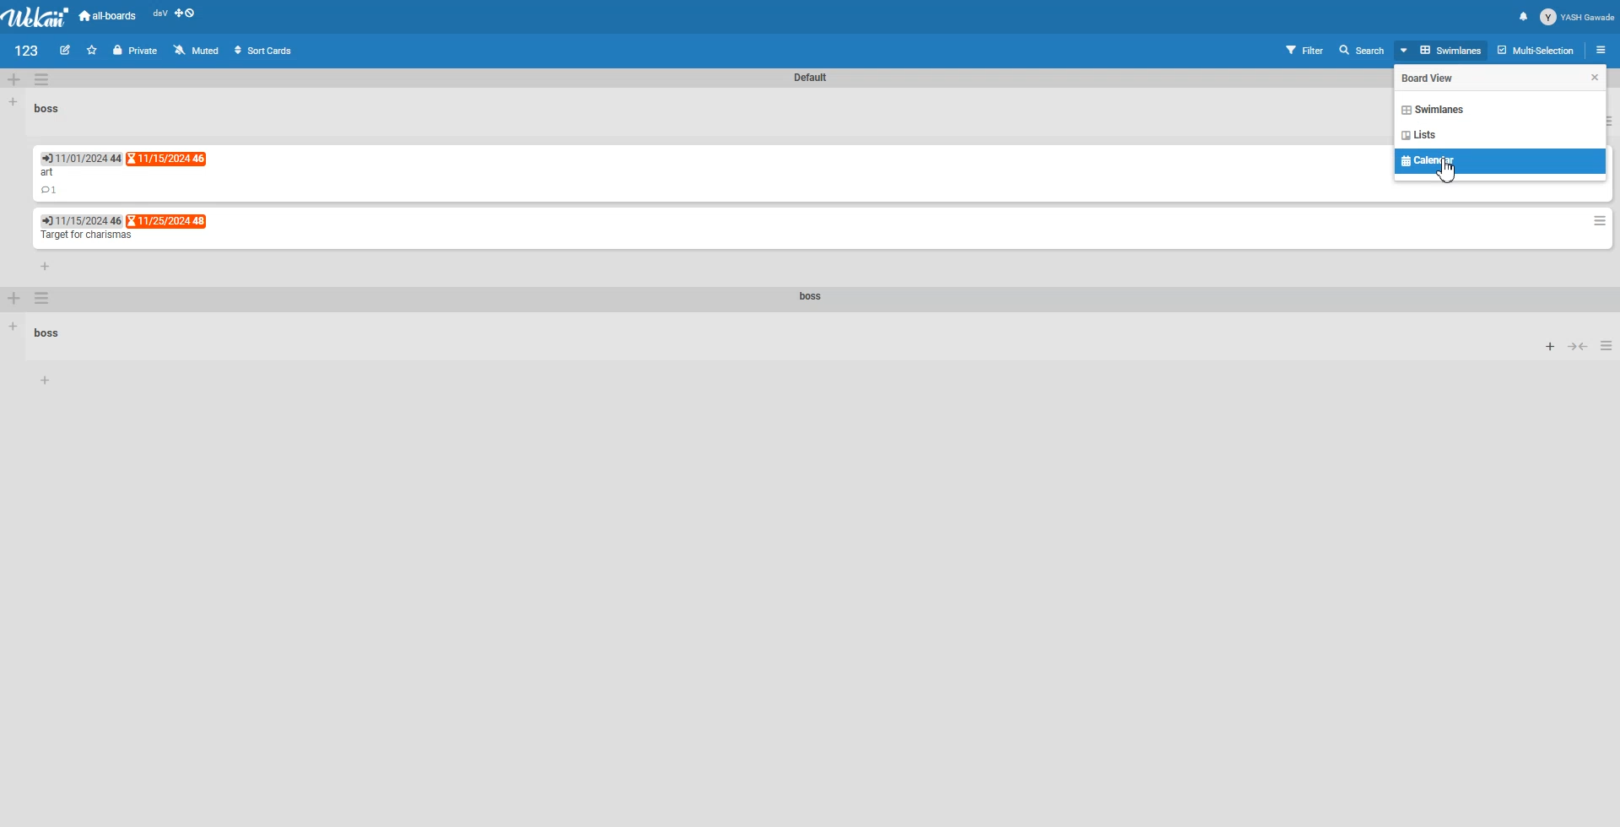 The image size is (1620, 827). I want to click on Show desktop Drag Handle, so click(186, 14).